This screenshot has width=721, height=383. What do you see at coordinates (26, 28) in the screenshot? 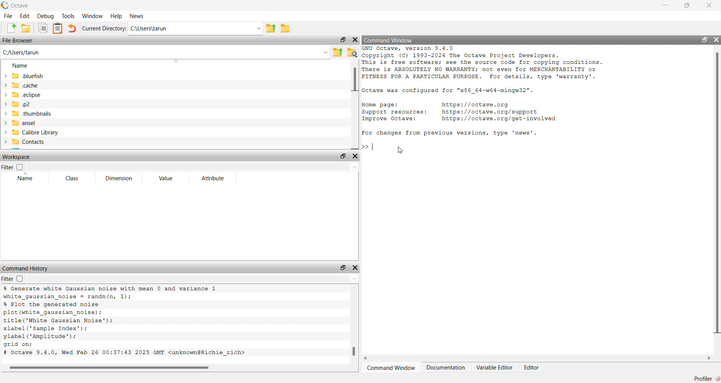
I see `open folder` at bounding box center [26, 28].